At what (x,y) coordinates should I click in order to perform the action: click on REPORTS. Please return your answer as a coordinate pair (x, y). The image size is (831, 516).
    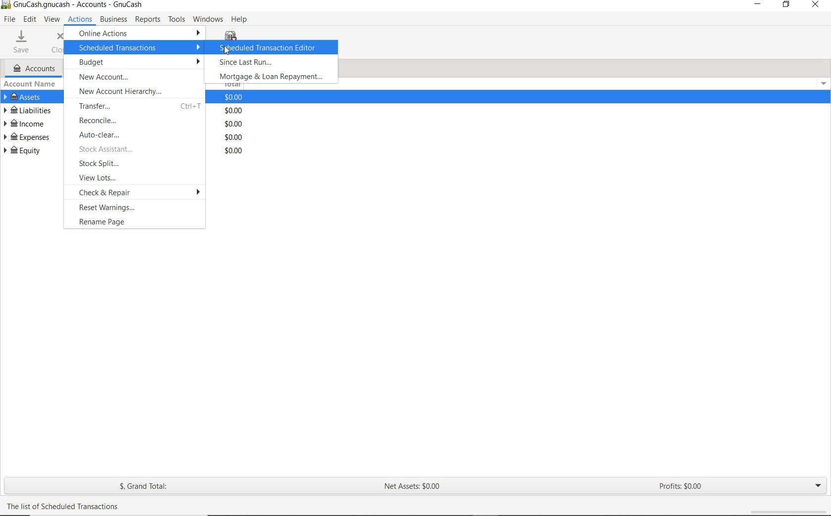
    Looking at the image, I should click on (148, 19).